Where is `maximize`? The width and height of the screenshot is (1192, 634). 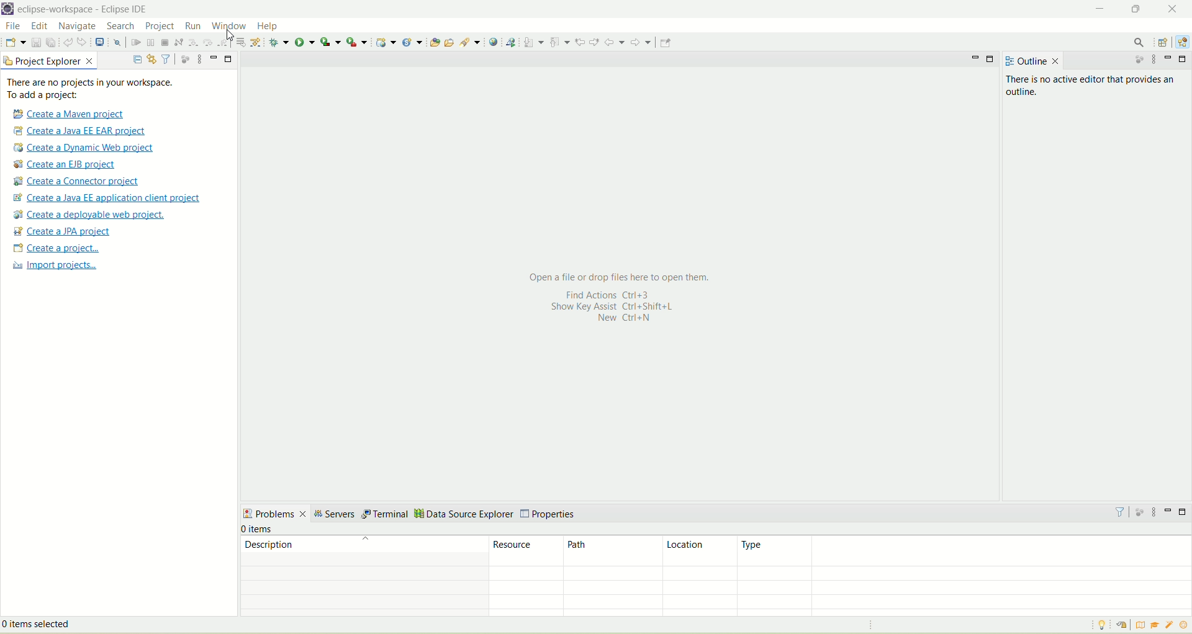
maximize is located at coordinates (1185, 60).